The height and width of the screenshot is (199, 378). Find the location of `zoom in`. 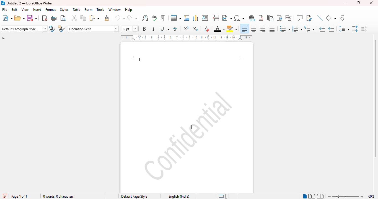

zoom in is located at coordinates (362, 196).